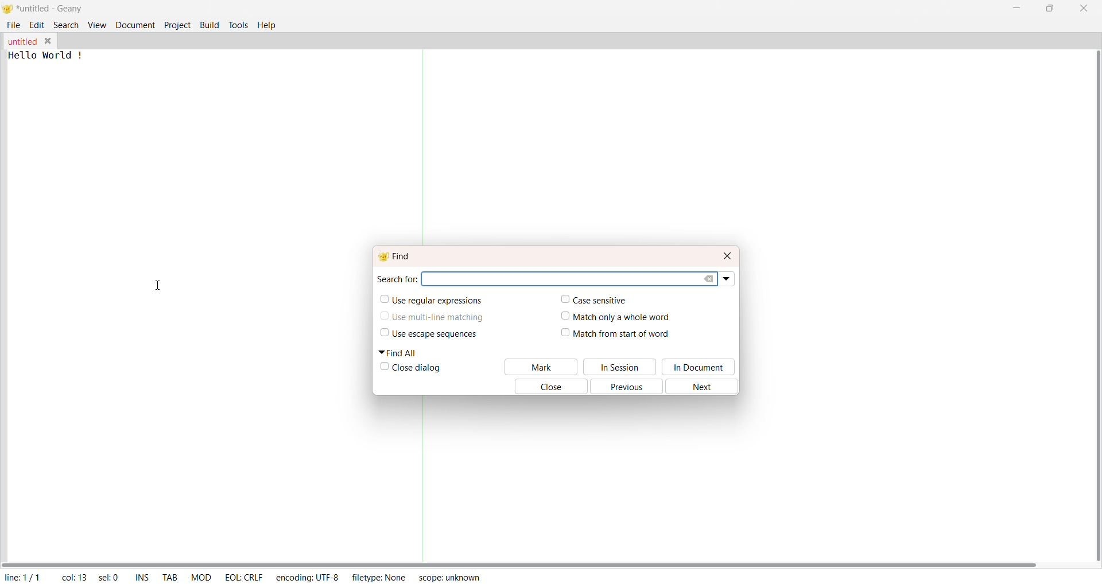  What do you see at coordinates (177, 26) in the screenshot?
I see `Project` at bounding box center [177, 26].